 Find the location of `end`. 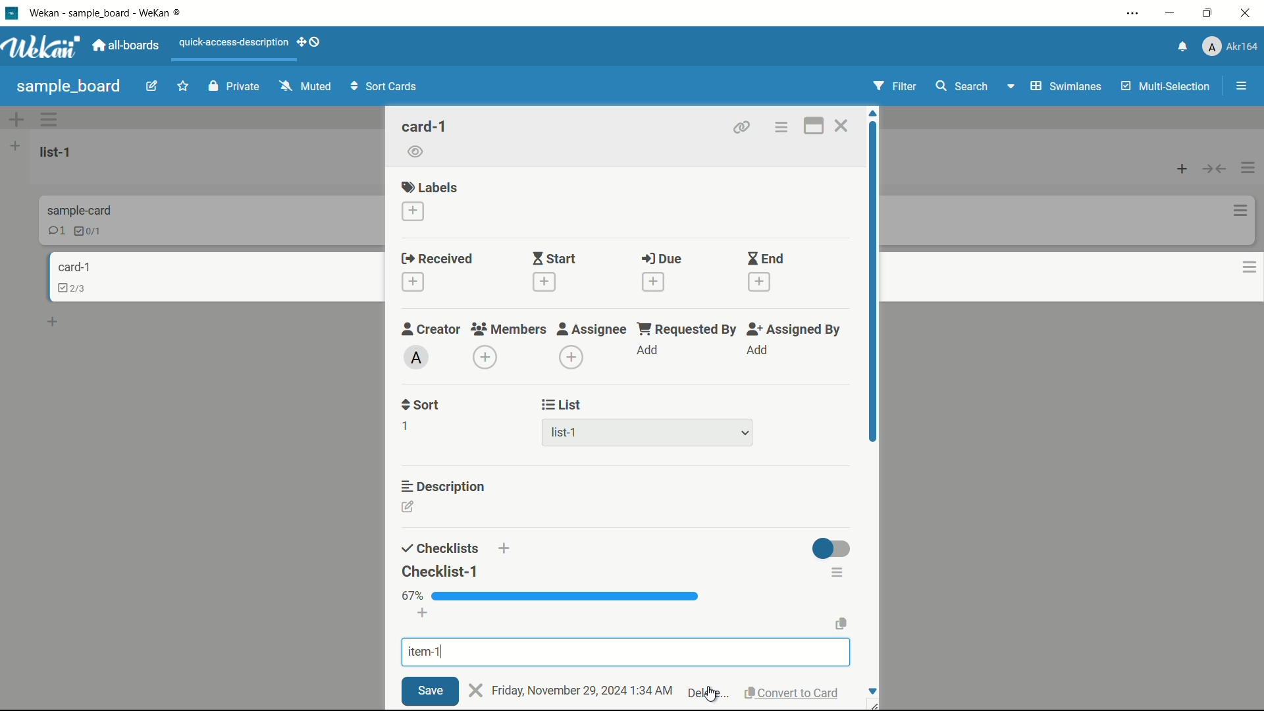

end is located at coordinates (767, 259).